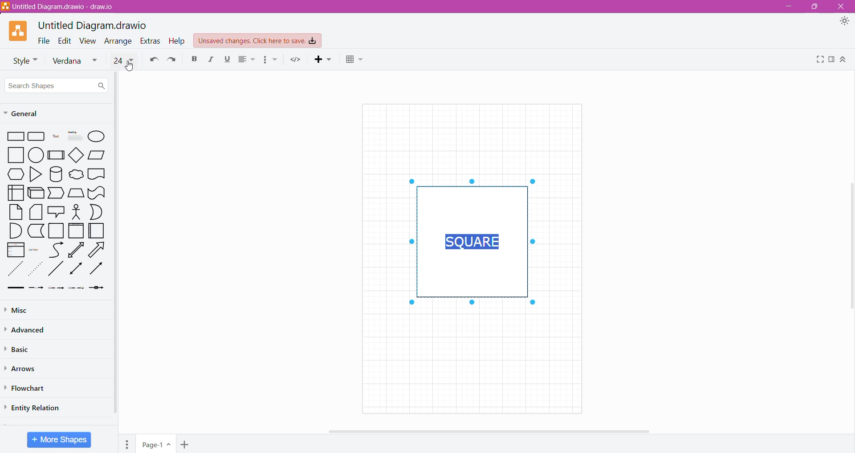 Image resolution: width=855 pixels, height=453 pixels. Describe the element at coordinates (56, 250) in the screenshot. I see `Curved Line ` at that location.